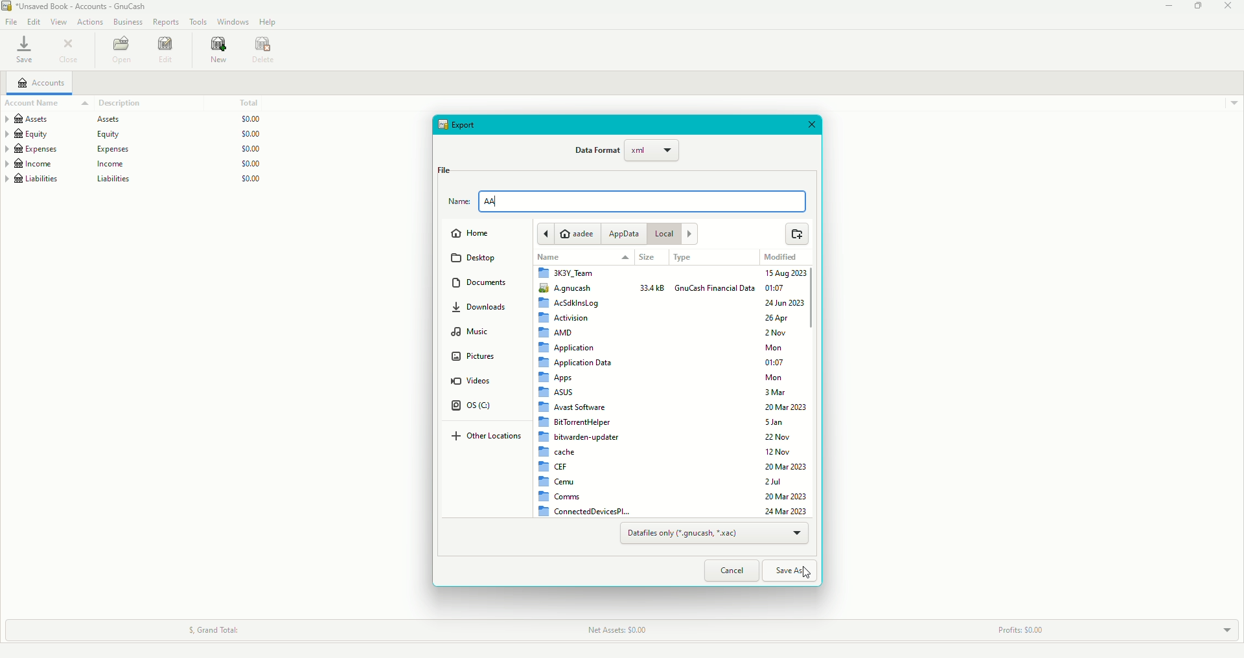 The width and height of the screenshot is (1244, 658). Describe the element at coordinates (478, 260) in the screenshot. I see `Desktop` at that location.